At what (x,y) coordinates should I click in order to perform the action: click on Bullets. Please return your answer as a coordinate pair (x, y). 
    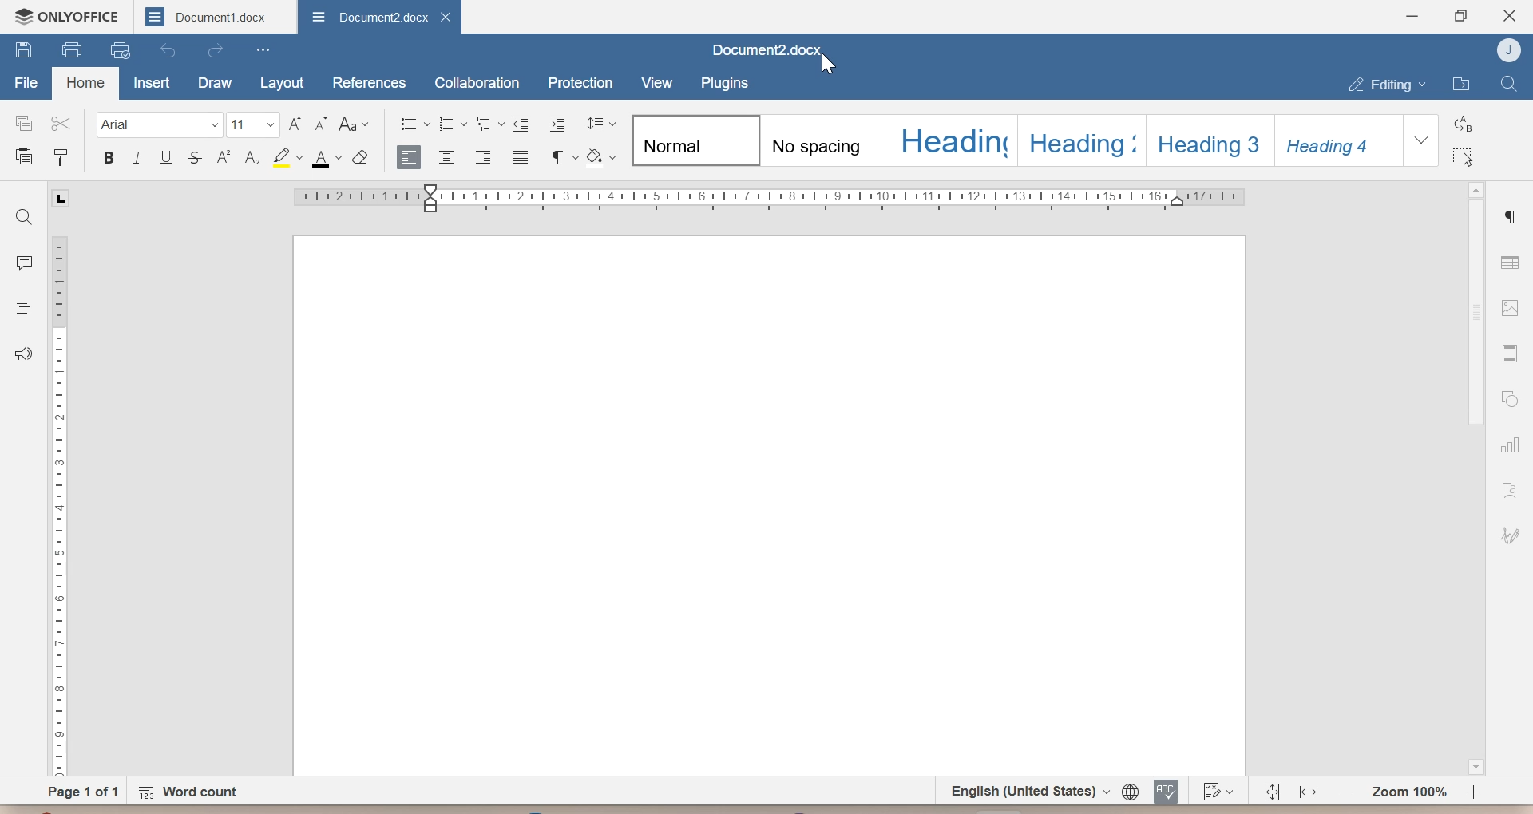
    Looking at the image, I should click on (414, 124).